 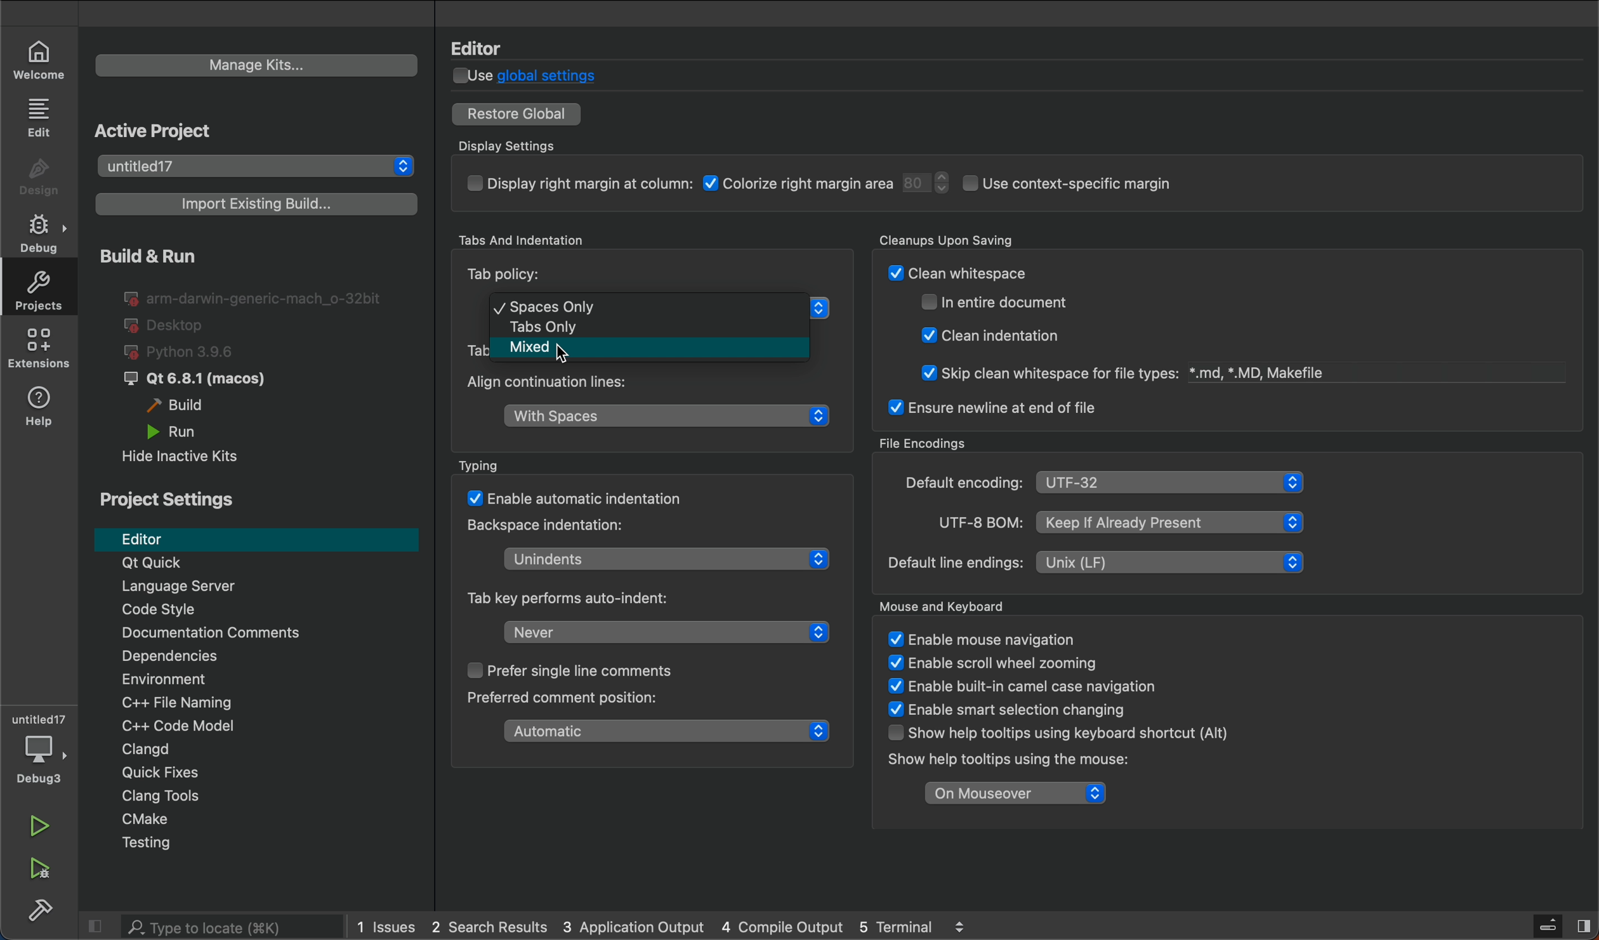 I want to click on Clangd, so click(x=269, y=751).